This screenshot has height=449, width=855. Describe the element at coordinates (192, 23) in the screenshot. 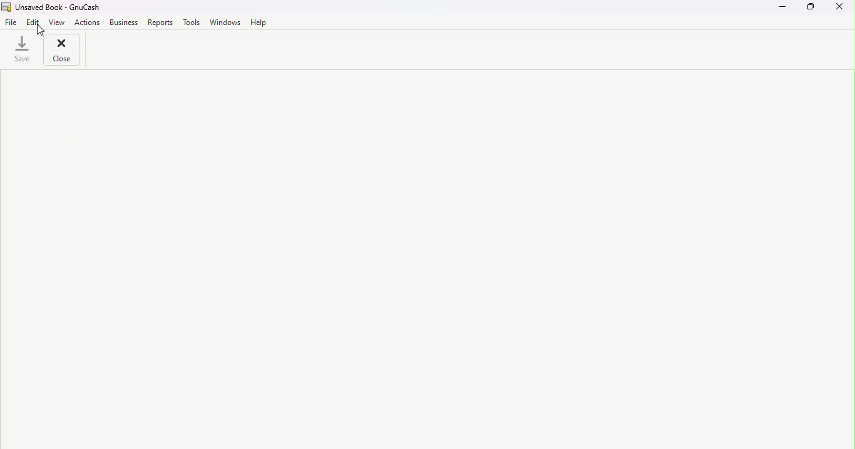

I see `Tools` at that location.